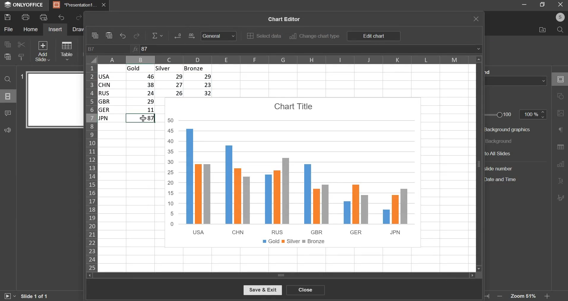 The image size is (568, 301). What do you see at coordinates (61, 18) in the screenshot?
I see `undo` at bounding box center [61, 18].